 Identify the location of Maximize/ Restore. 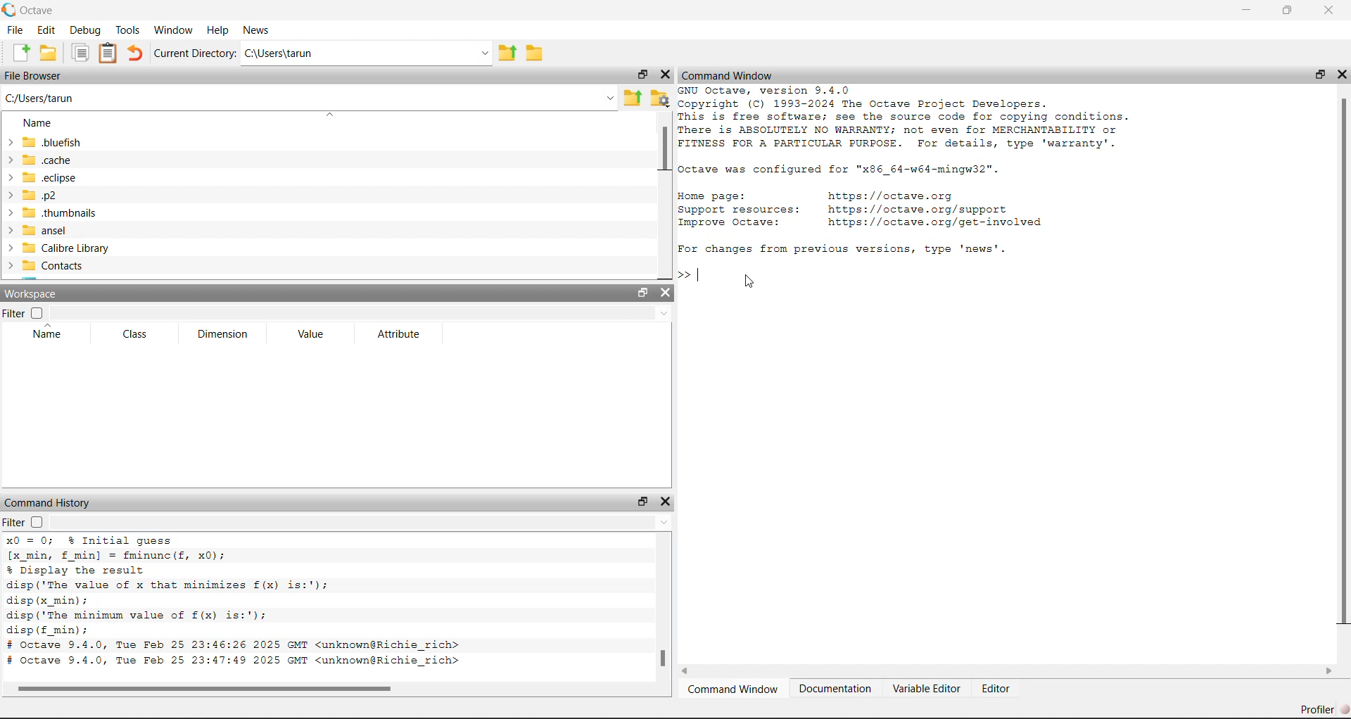
(1320, 75).